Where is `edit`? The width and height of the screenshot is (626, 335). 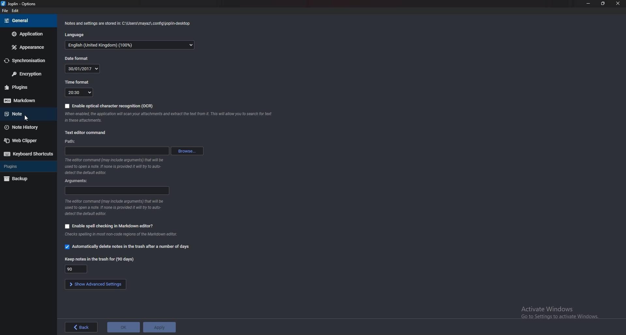 edit is located at coordinates (16, 10).